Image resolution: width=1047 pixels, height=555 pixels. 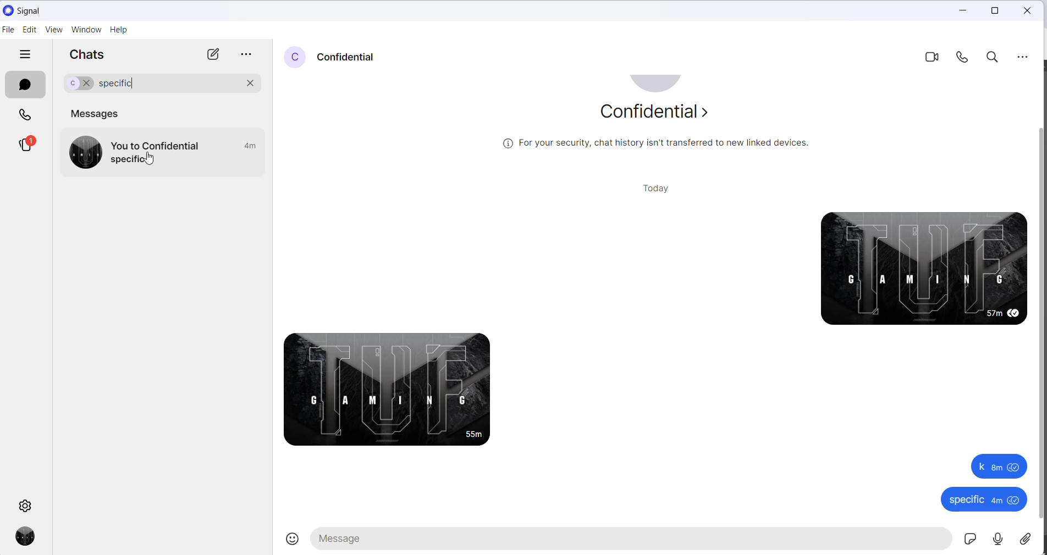 I want to click on today heading, so click(x=657, y=187).